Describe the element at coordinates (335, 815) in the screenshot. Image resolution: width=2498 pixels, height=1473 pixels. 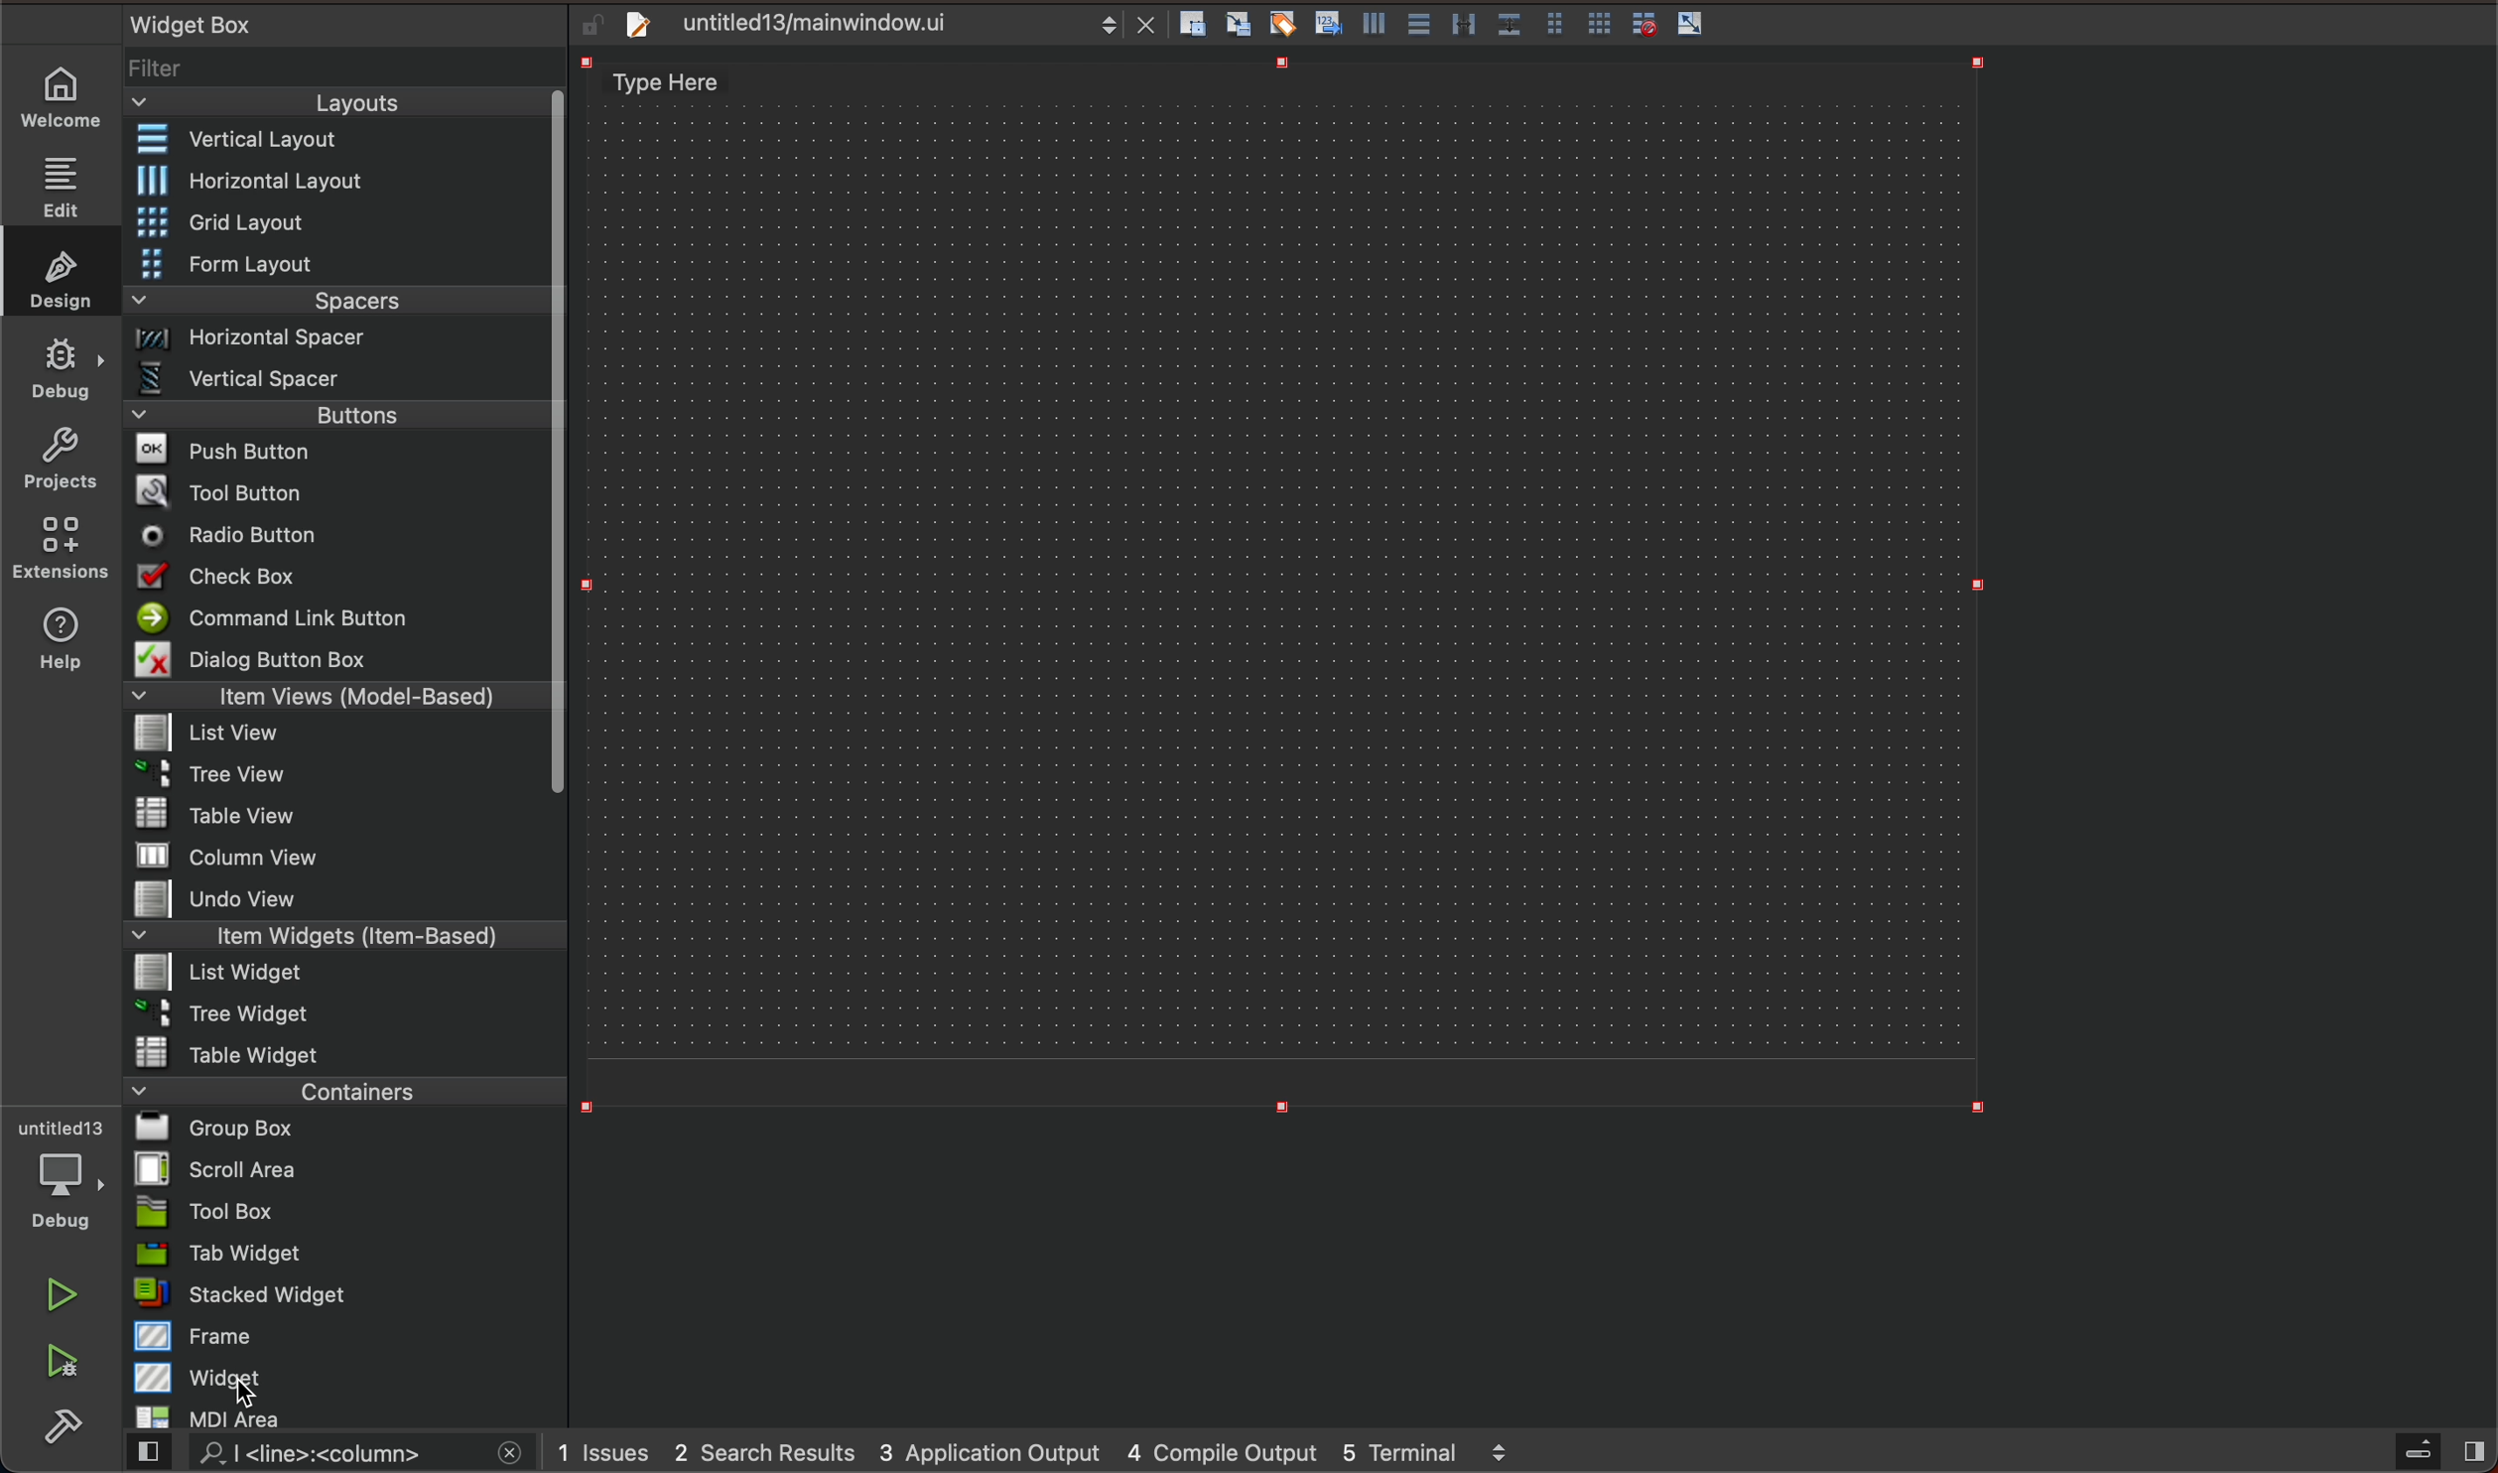
I see `table view` at that location.